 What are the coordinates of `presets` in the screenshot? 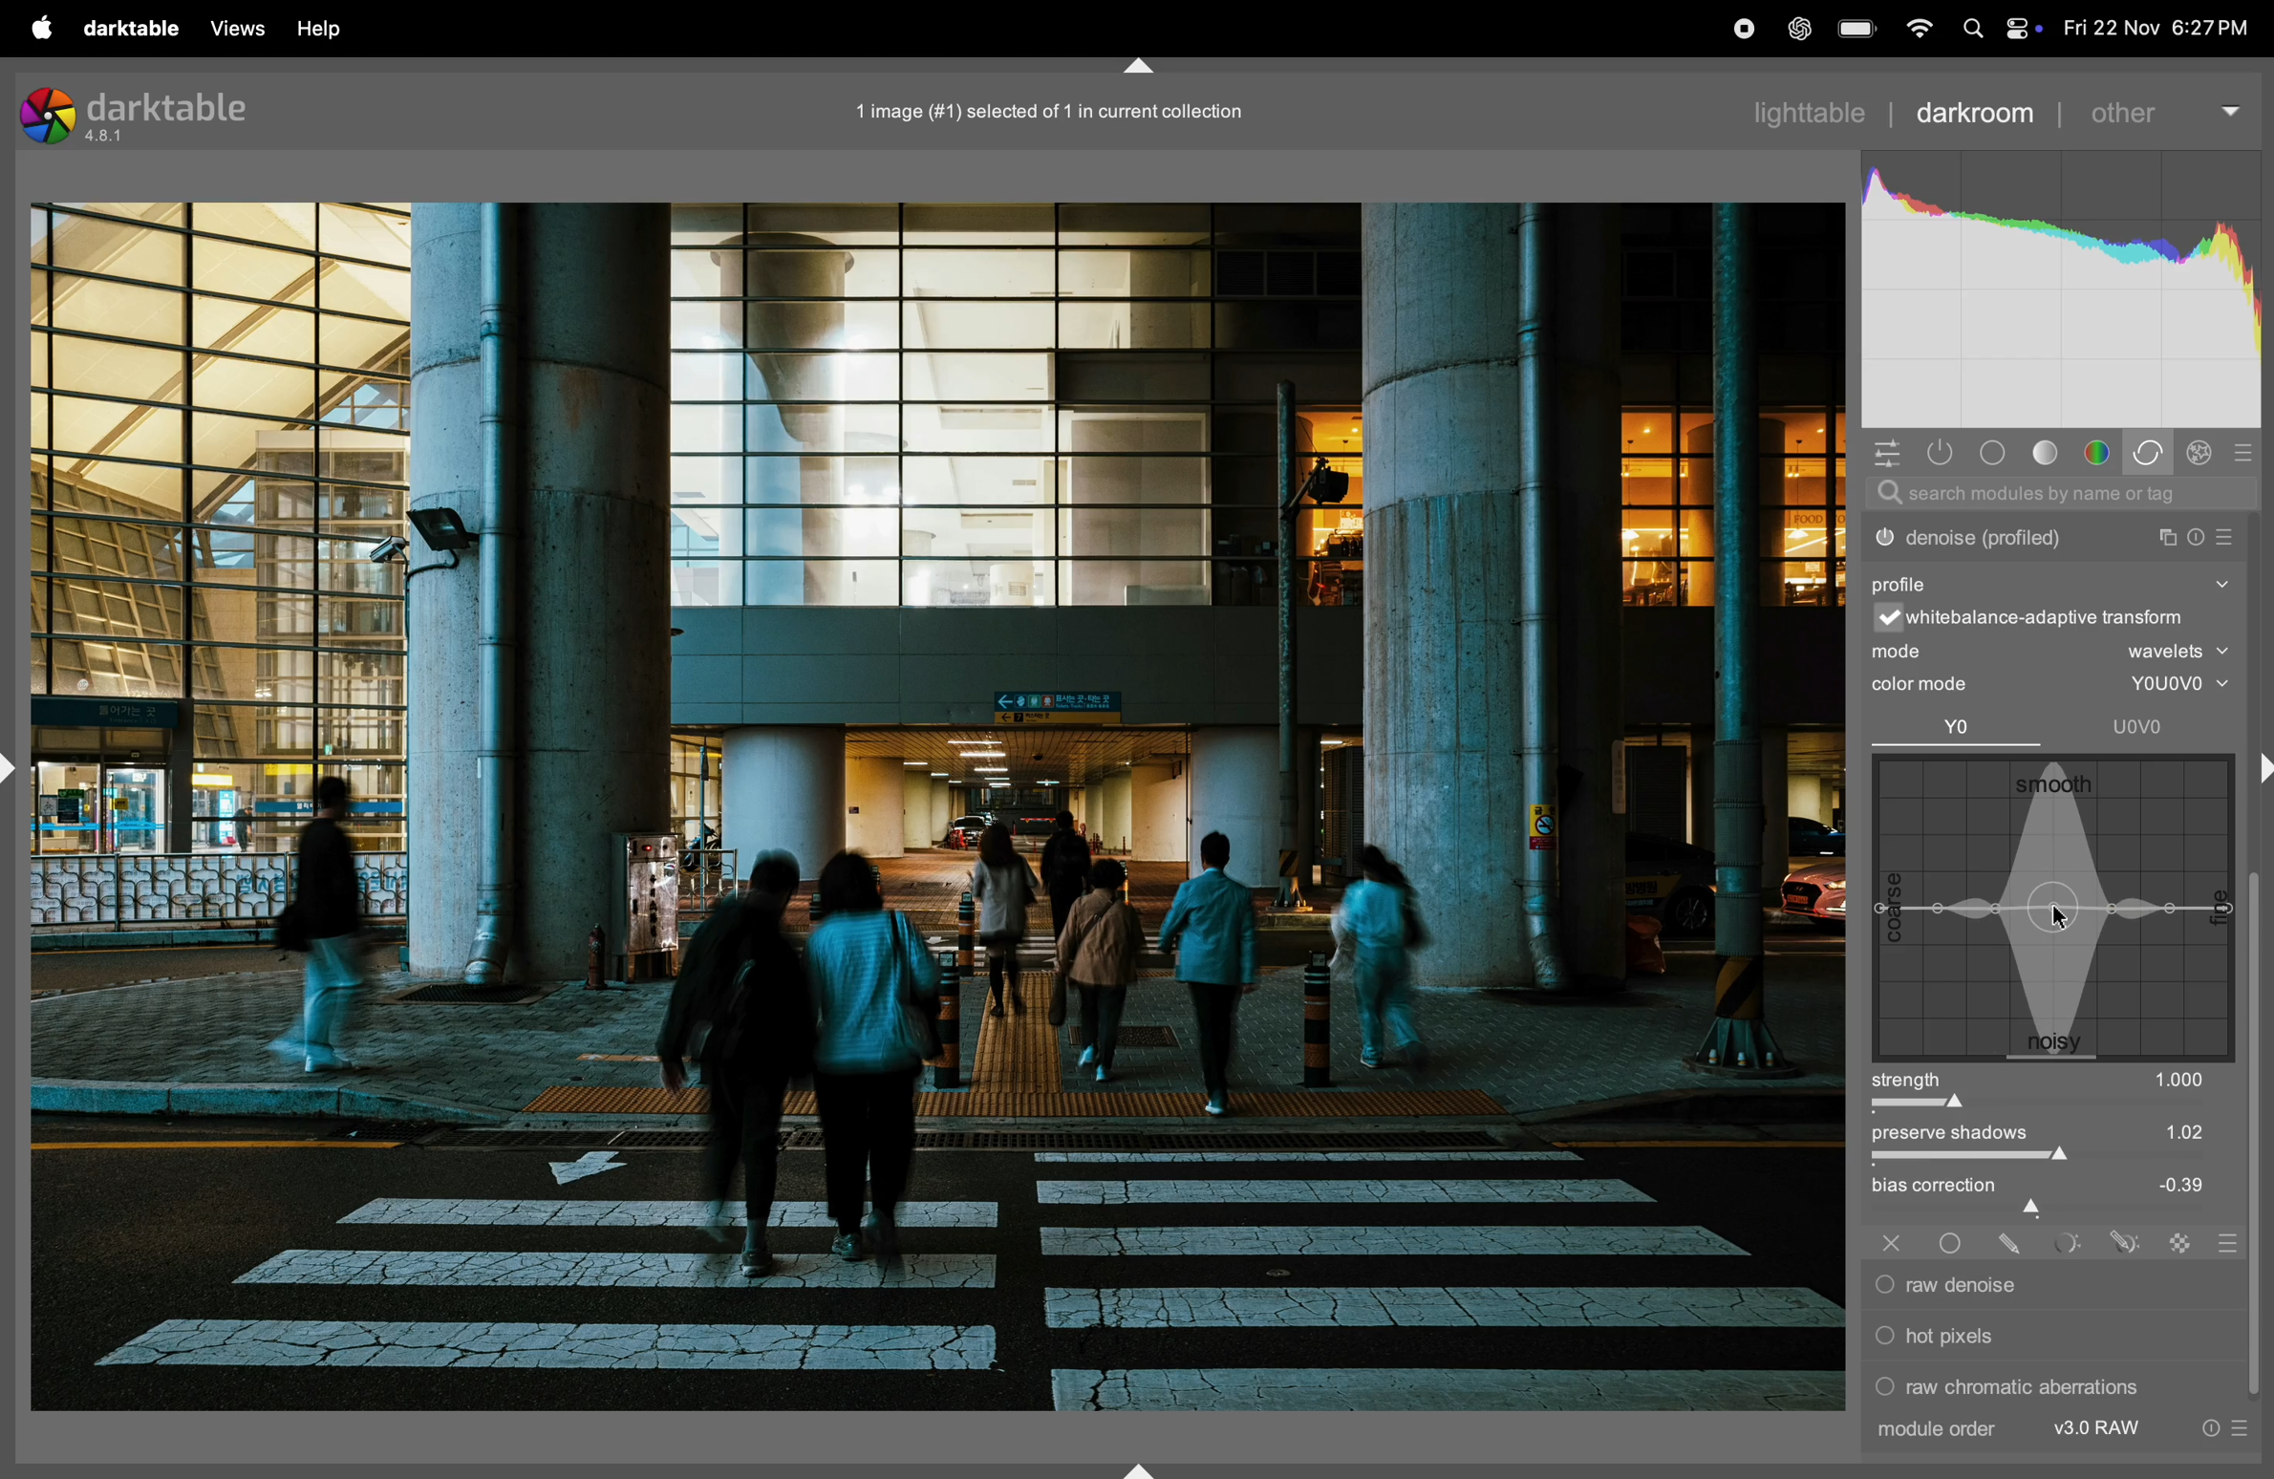 It's located at (2243, 454).